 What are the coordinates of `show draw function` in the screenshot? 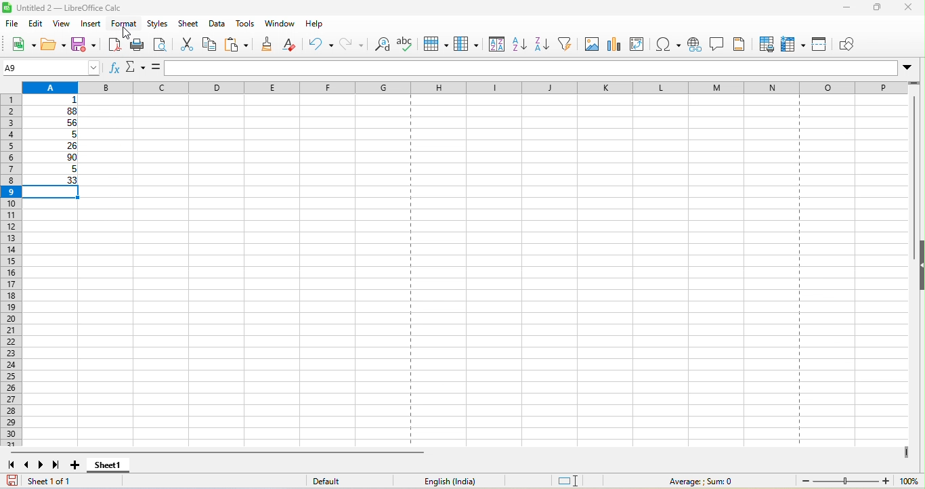 It's located at (850, 45).